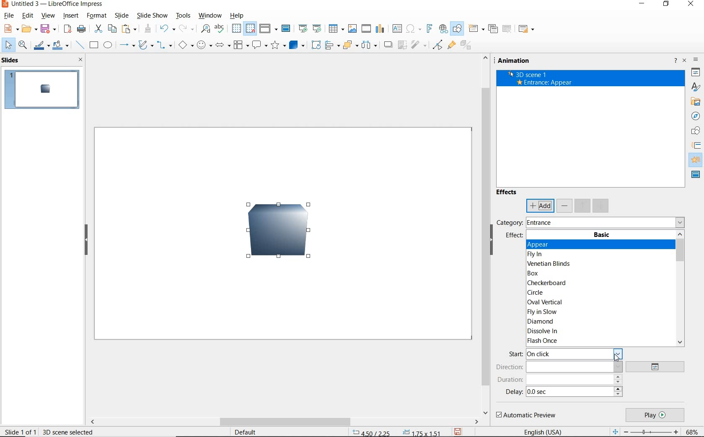  What do you see at coordinates (674, 62) in the screenshot?
I see `help about sidebar deck` at bounding box center [674, 62].